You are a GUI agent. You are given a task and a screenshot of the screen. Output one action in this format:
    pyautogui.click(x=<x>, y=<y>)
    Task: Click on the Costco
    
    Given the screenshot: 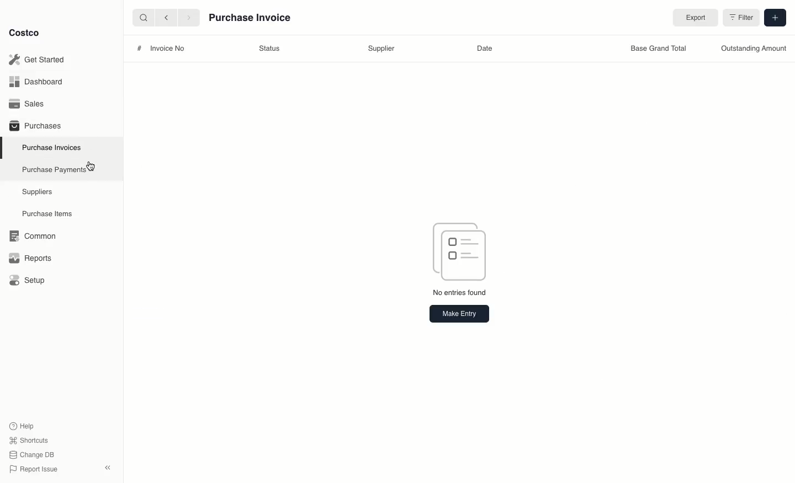 What is the action you would take?
    pyautogui.click(x=24, y=33)
    